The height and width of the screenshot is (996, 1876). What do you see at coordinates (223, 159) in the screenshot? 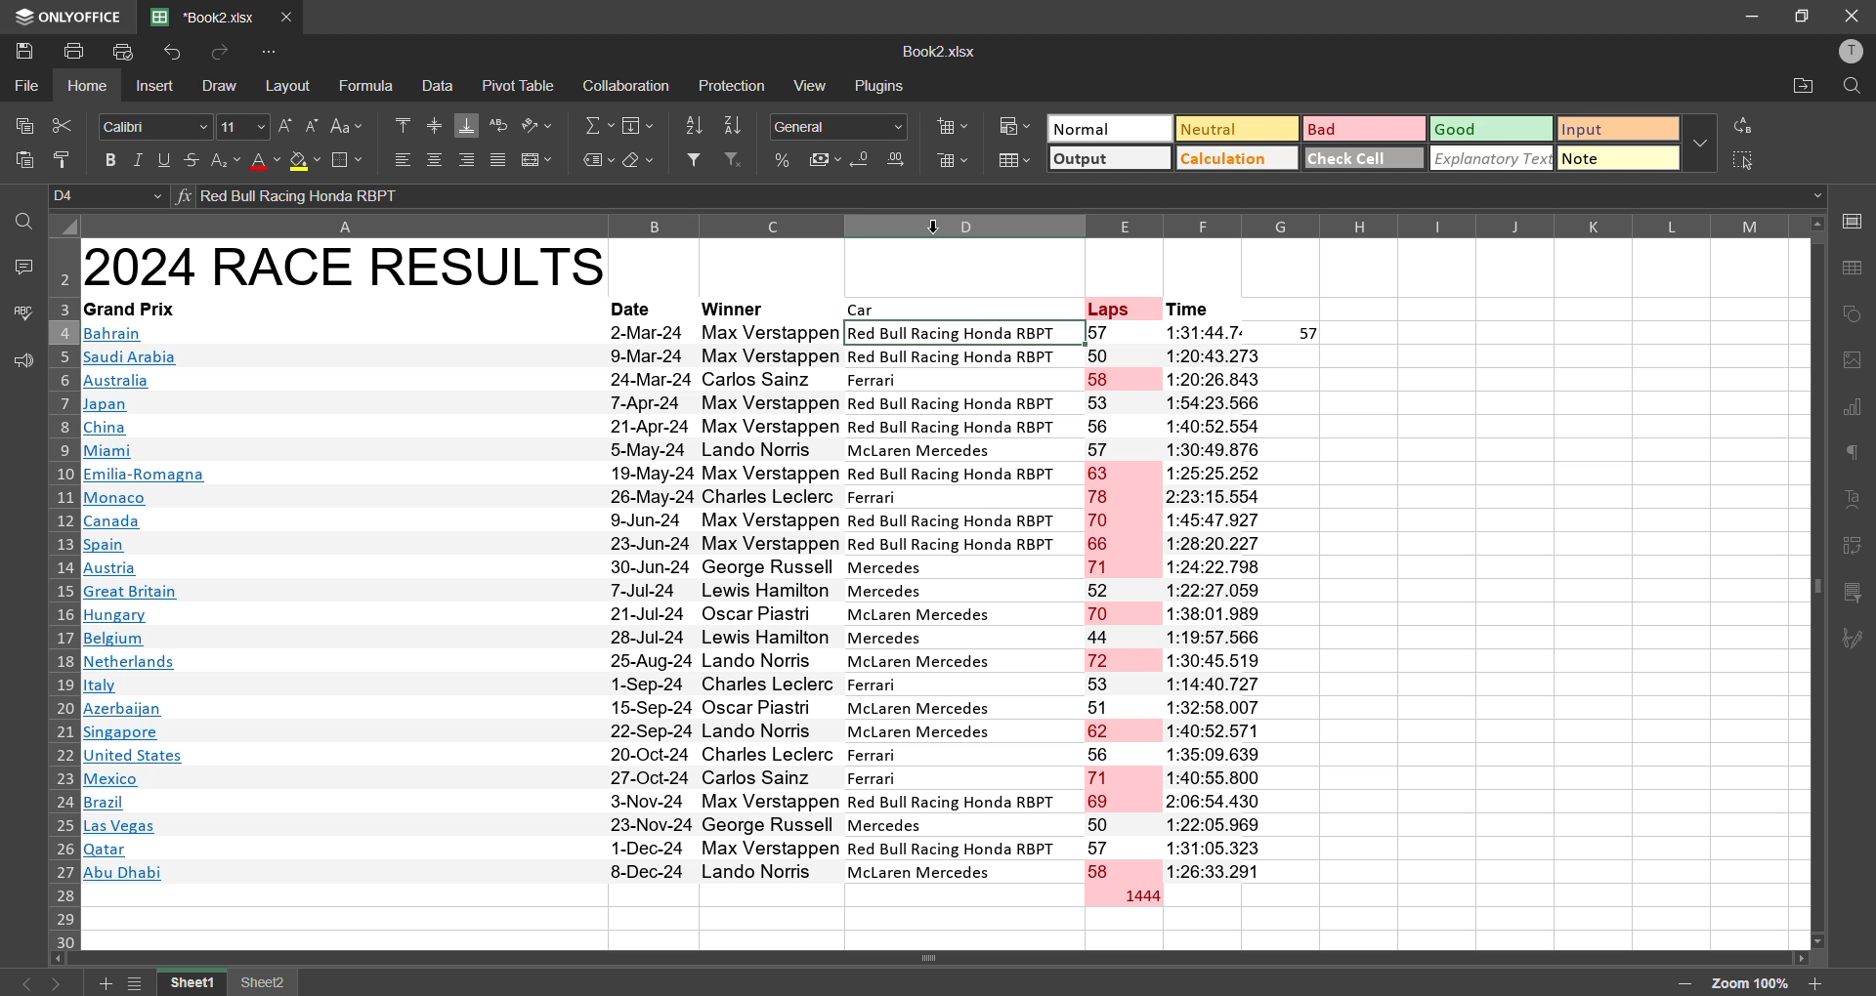
I see `sub/superscript` at bounding box center [223, 159].